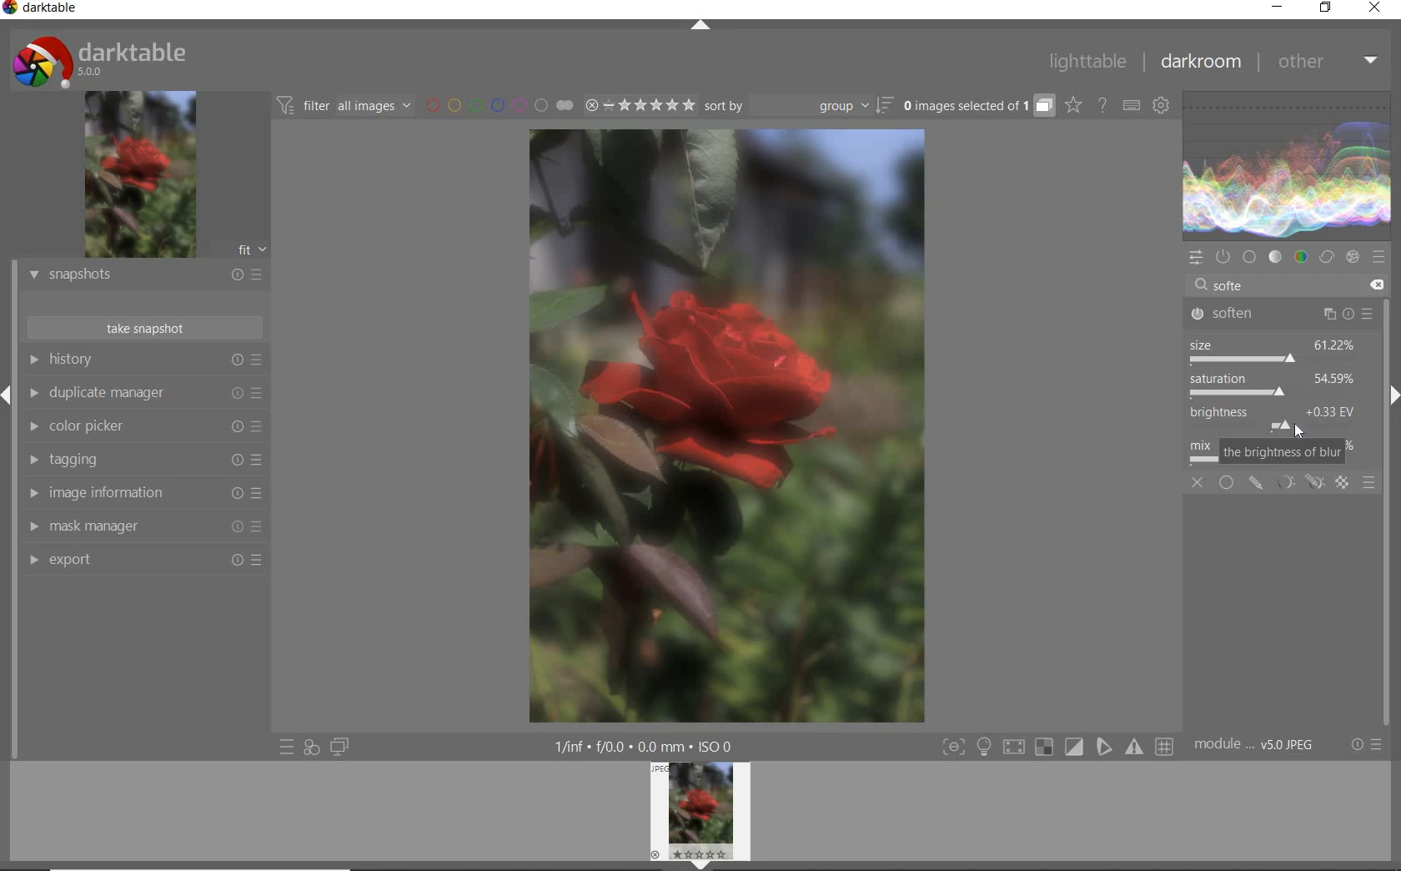 This screenshot has width=1401, height=871. What do you see at coordinates (1071, 104) in the screenshot?
I see `click to change overlays on thumbnails` at bounding box center [1071, 104].